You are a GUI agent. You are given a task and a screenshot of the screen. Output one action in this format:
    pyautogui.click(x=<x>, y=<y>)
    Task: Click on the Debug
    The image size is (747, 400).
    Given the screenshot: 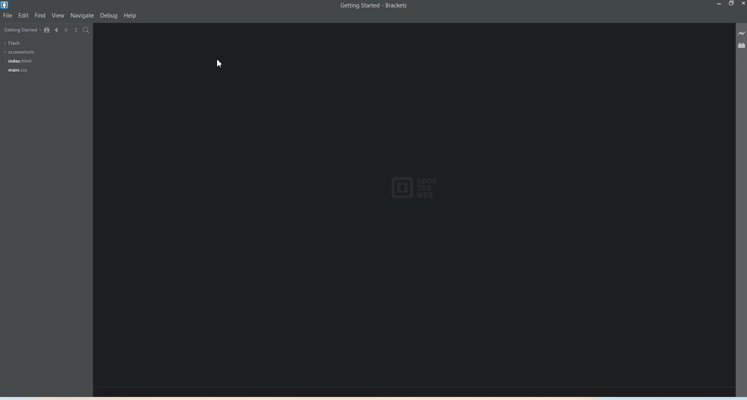 What is the action you would take?
    pyautogui.click(x=109, y=16)
    